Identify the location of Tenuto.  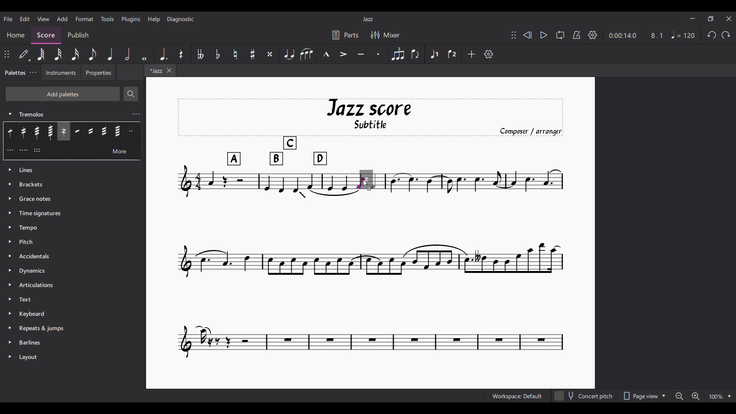
(361, 54).